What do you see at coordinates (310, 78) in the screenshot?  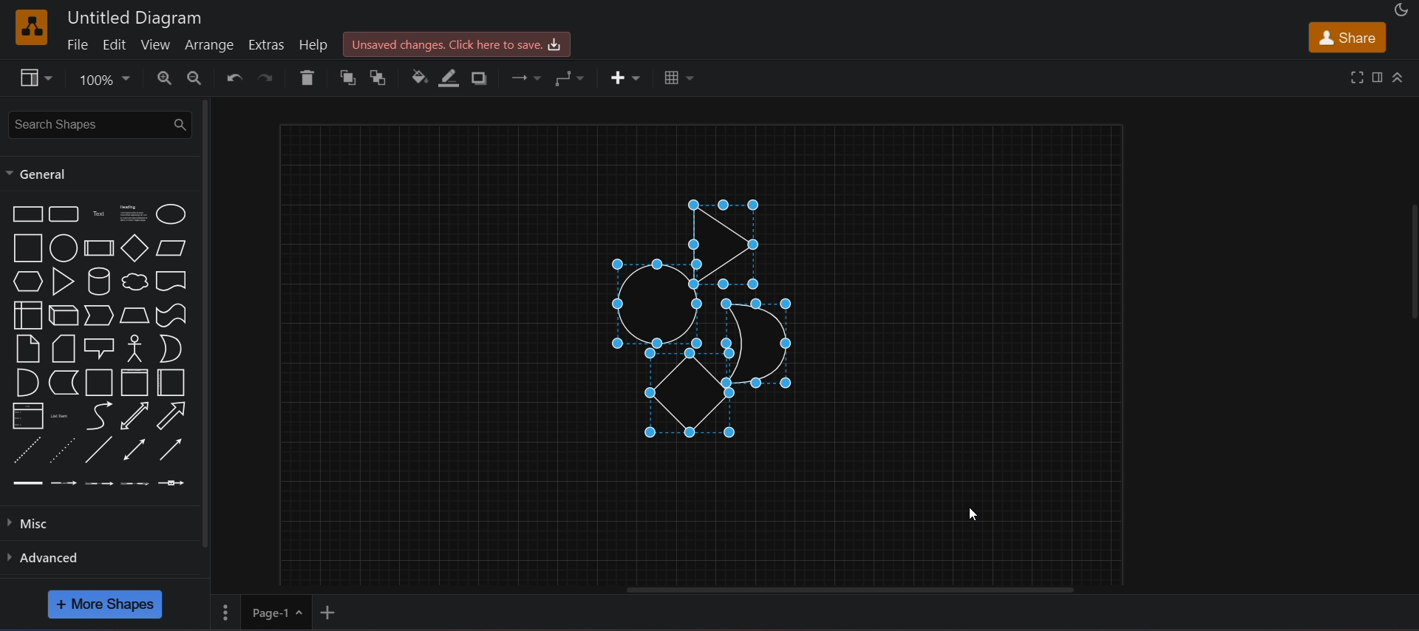 I see `delete` at bounding box center [310, 78].